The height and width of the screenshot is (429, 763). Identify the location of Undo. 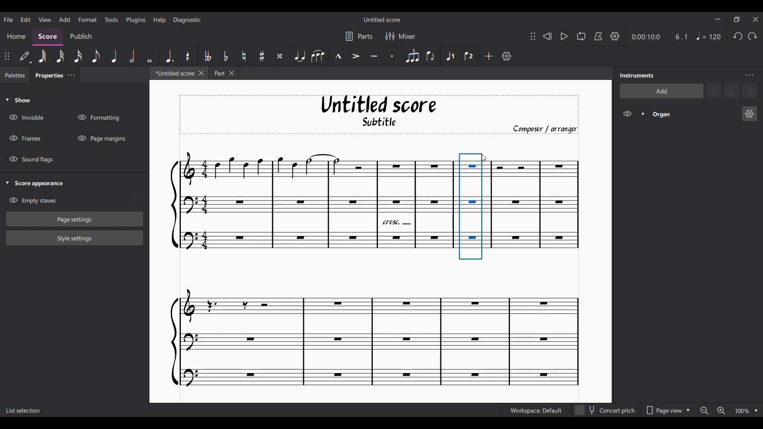
(738, 36).